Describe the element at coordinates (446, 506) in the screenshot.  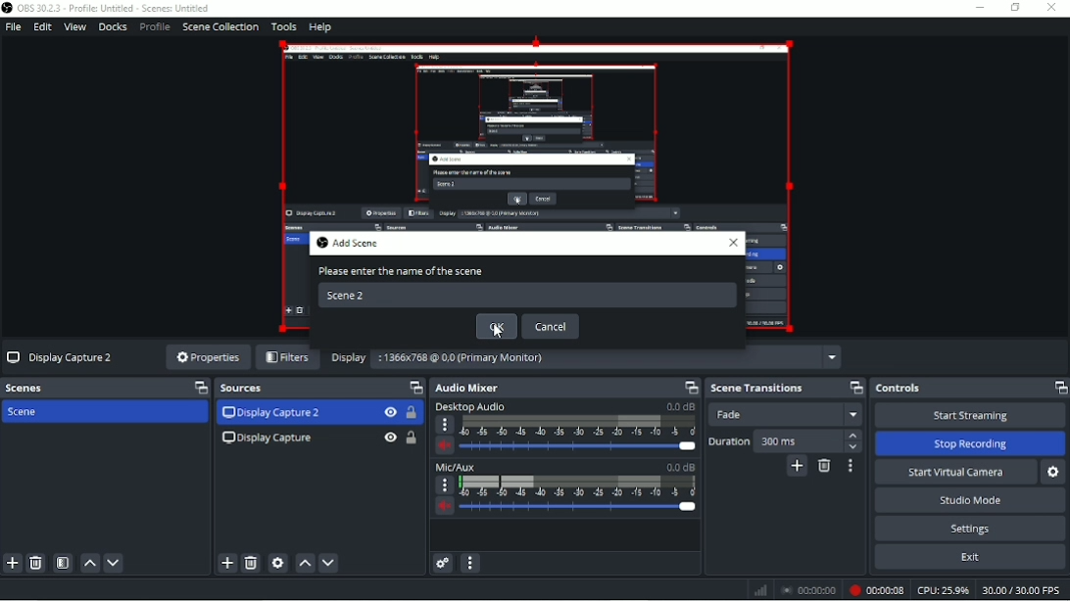
I see `Volume` at that location.